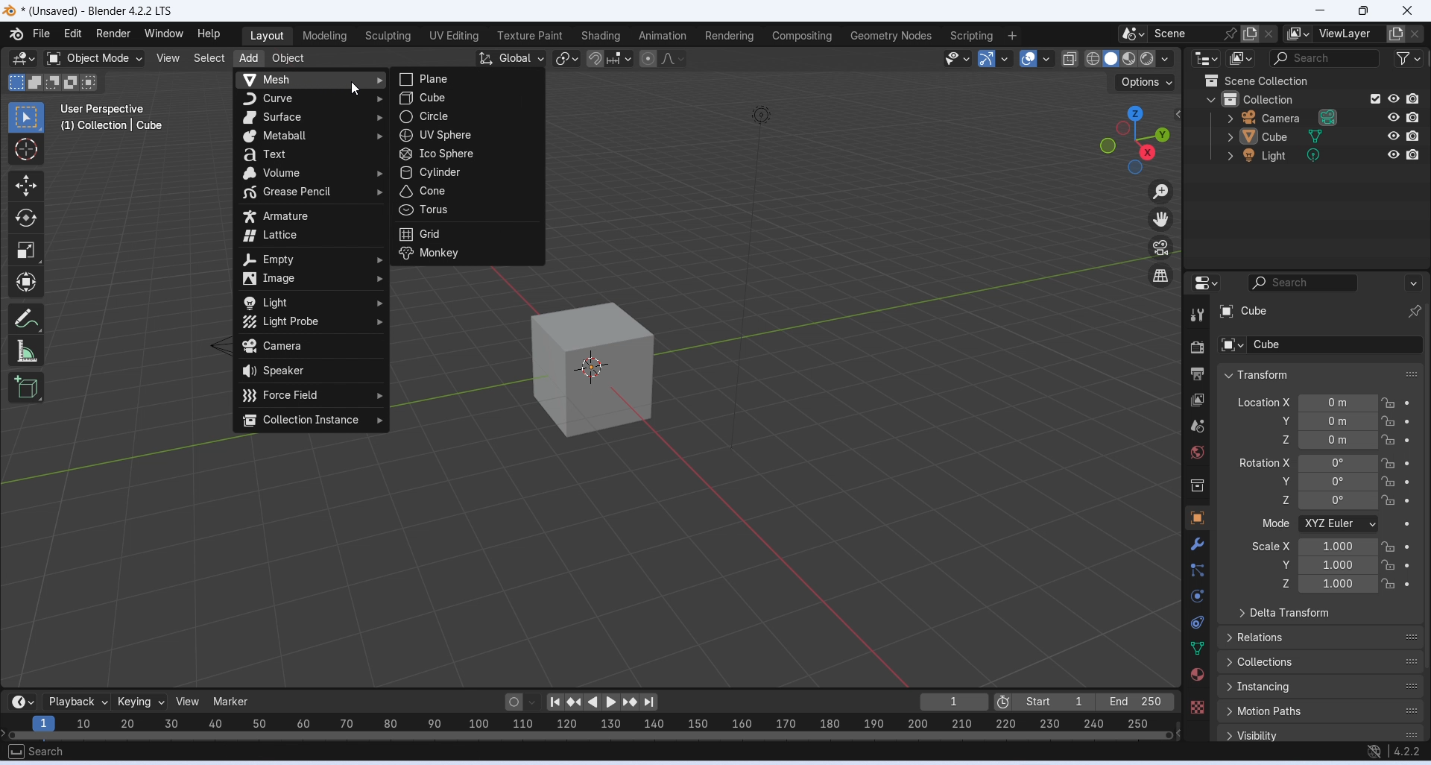  I want to click on proportional editing objects, so click(649, 59).